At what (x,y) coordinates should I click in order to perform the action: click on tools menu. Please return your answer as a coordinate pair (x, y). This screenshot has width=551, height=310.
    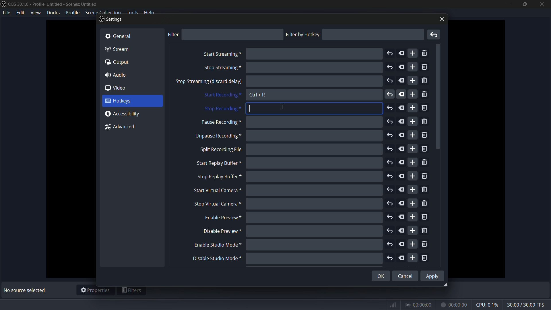
    Looking at the image, I should click on (132, 13).